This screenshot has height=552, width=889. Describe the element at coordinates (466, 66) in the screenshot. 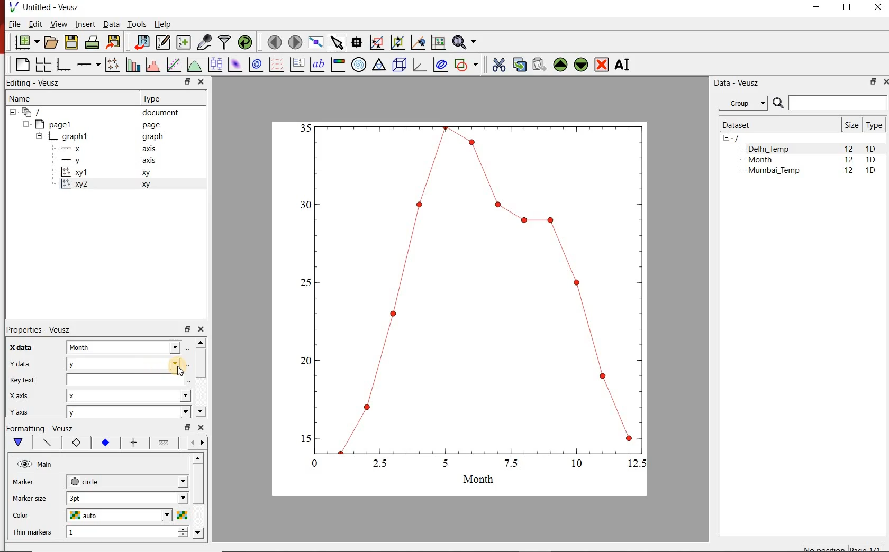

I see `add a shape to the plot` at that location.